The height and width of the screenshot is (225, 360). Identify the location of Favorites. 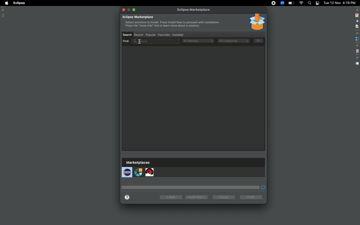
(163, 34).